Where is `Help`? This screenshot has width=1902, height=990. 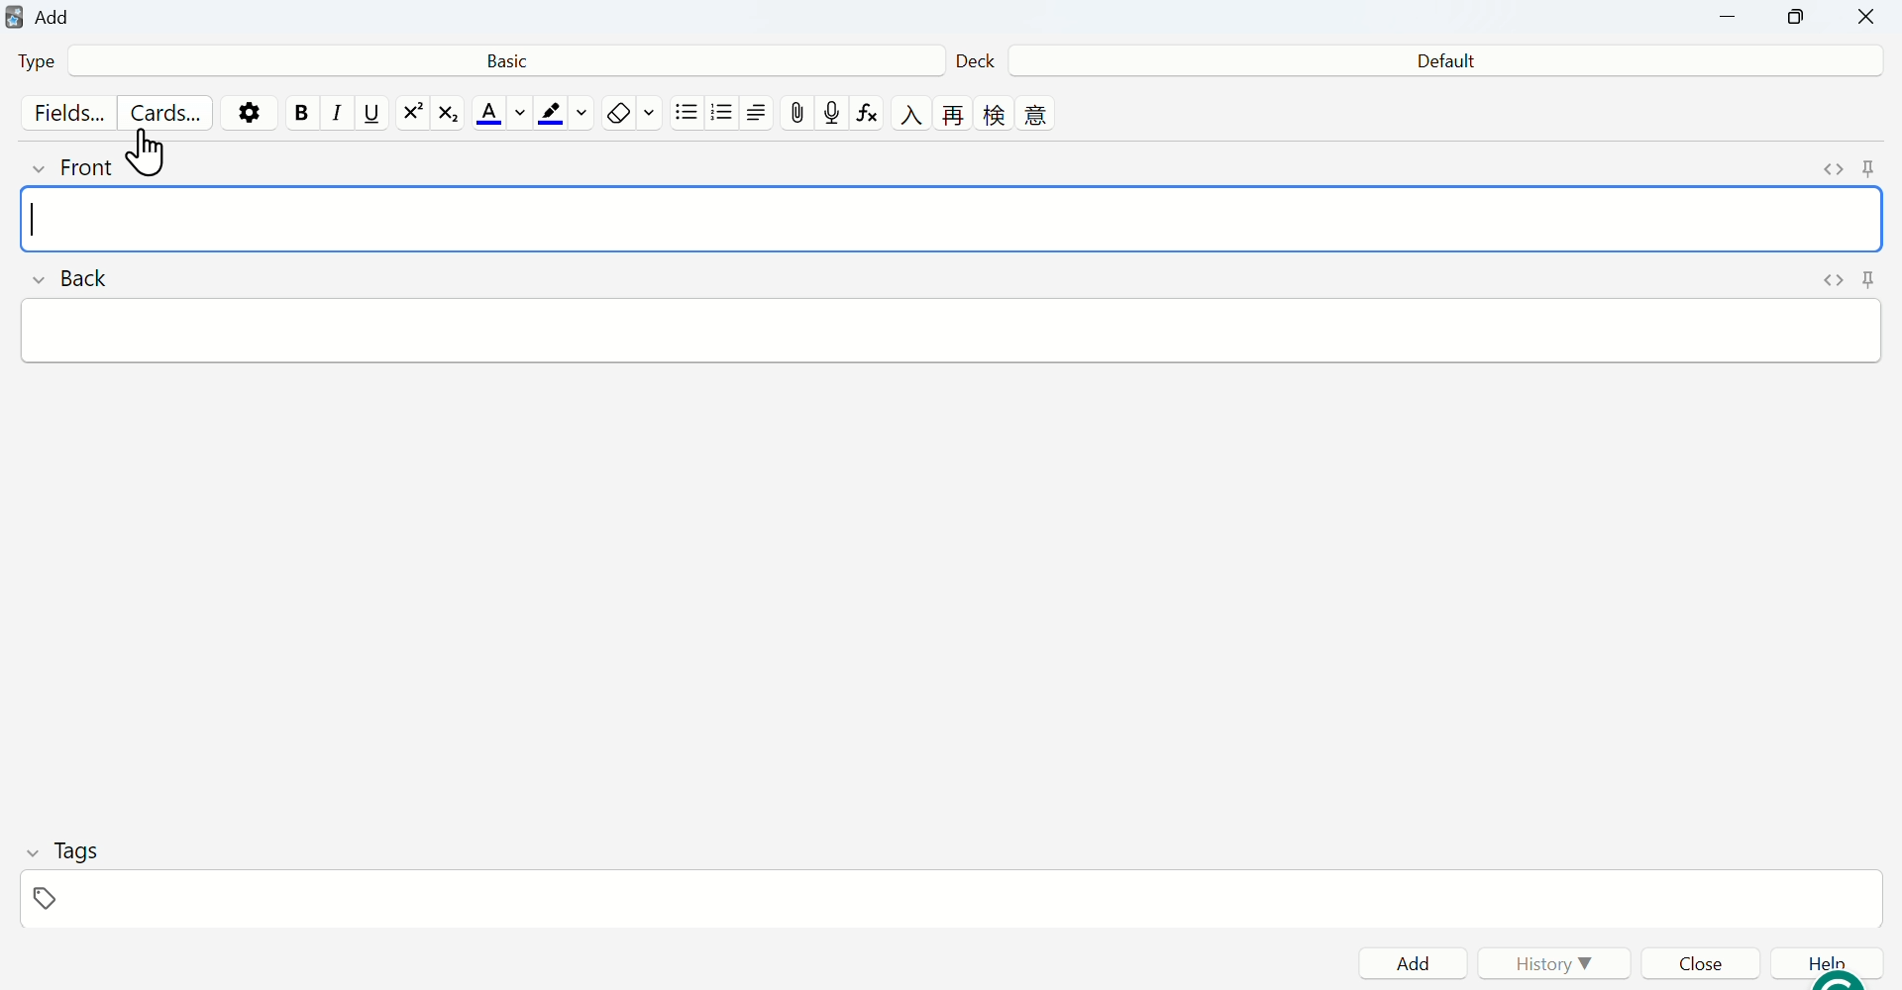
Help is located at coordinates (1828, 963).